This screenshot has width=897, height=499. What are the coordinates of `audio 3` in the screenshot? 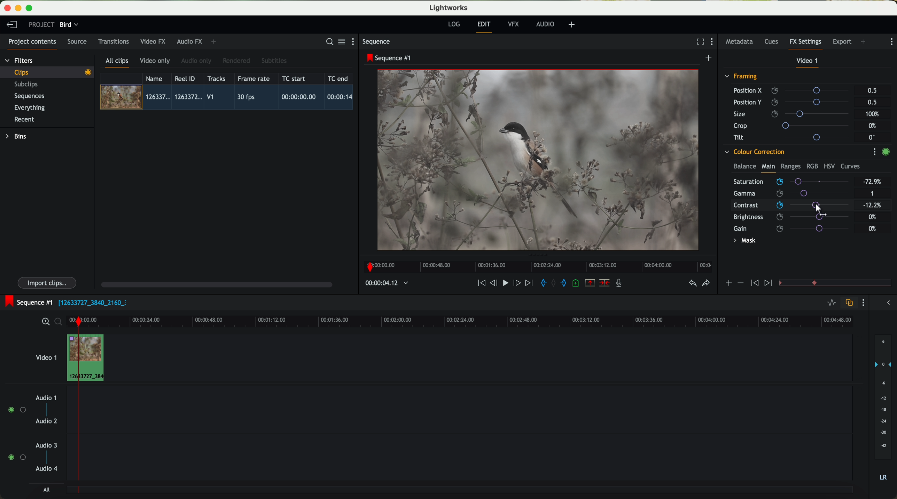 It's located at (43, 445).